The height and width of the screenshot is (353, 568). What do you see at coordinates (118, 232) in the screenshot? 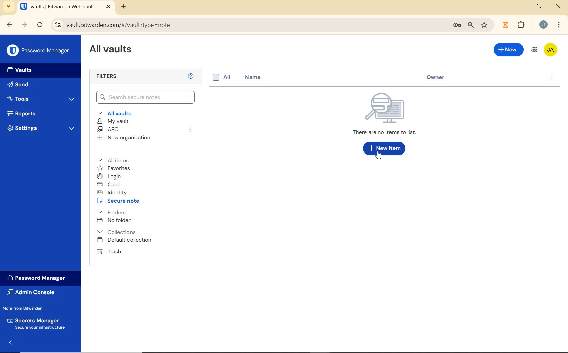
I see `Collections` at bounding box center [118, 232].